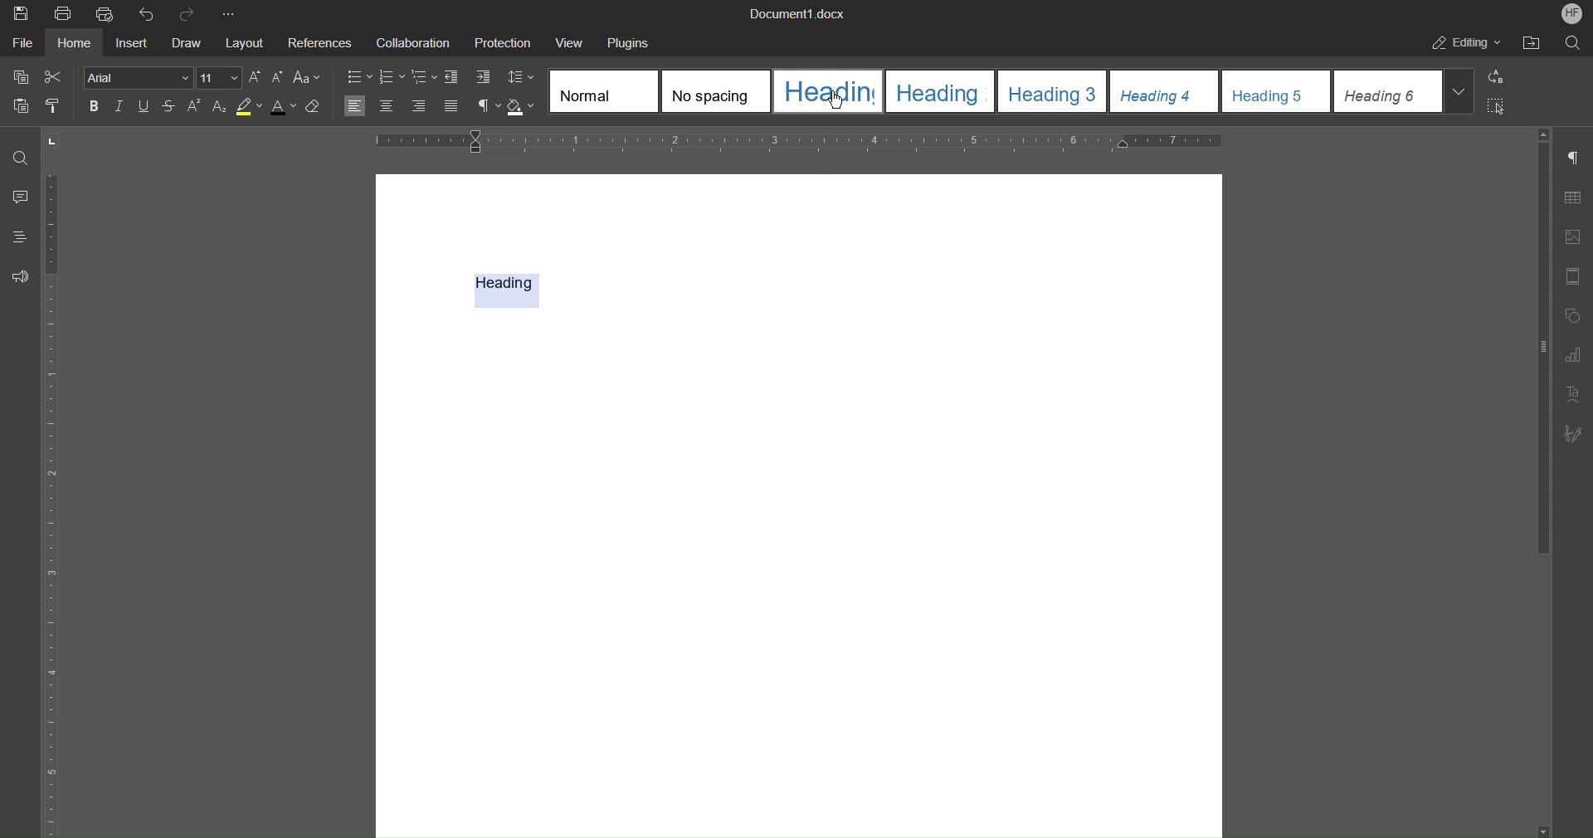  What do you see at coordinates (283, 109) in the screenshot?
I see `Text Color` at bounding box center [283, 109].